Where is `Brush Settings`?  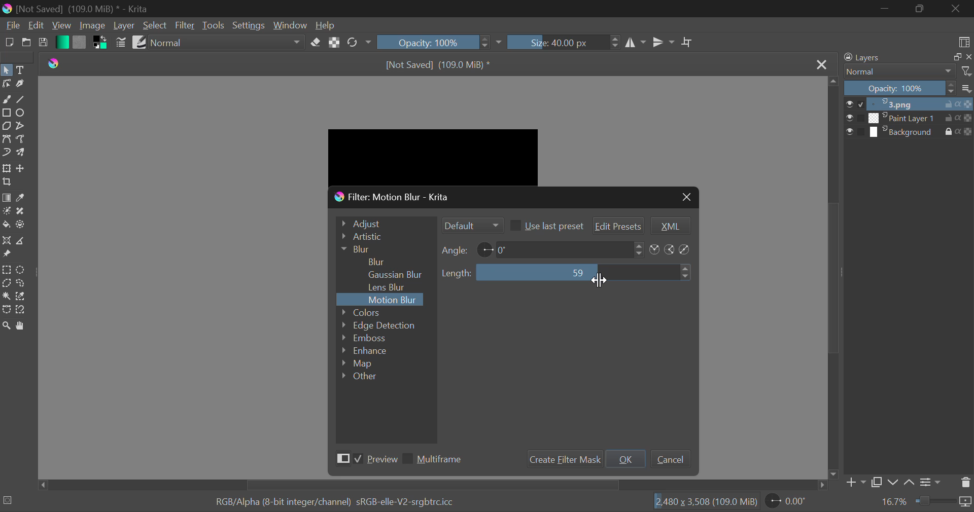
Brush Settings is located at coordinates (122, 43).